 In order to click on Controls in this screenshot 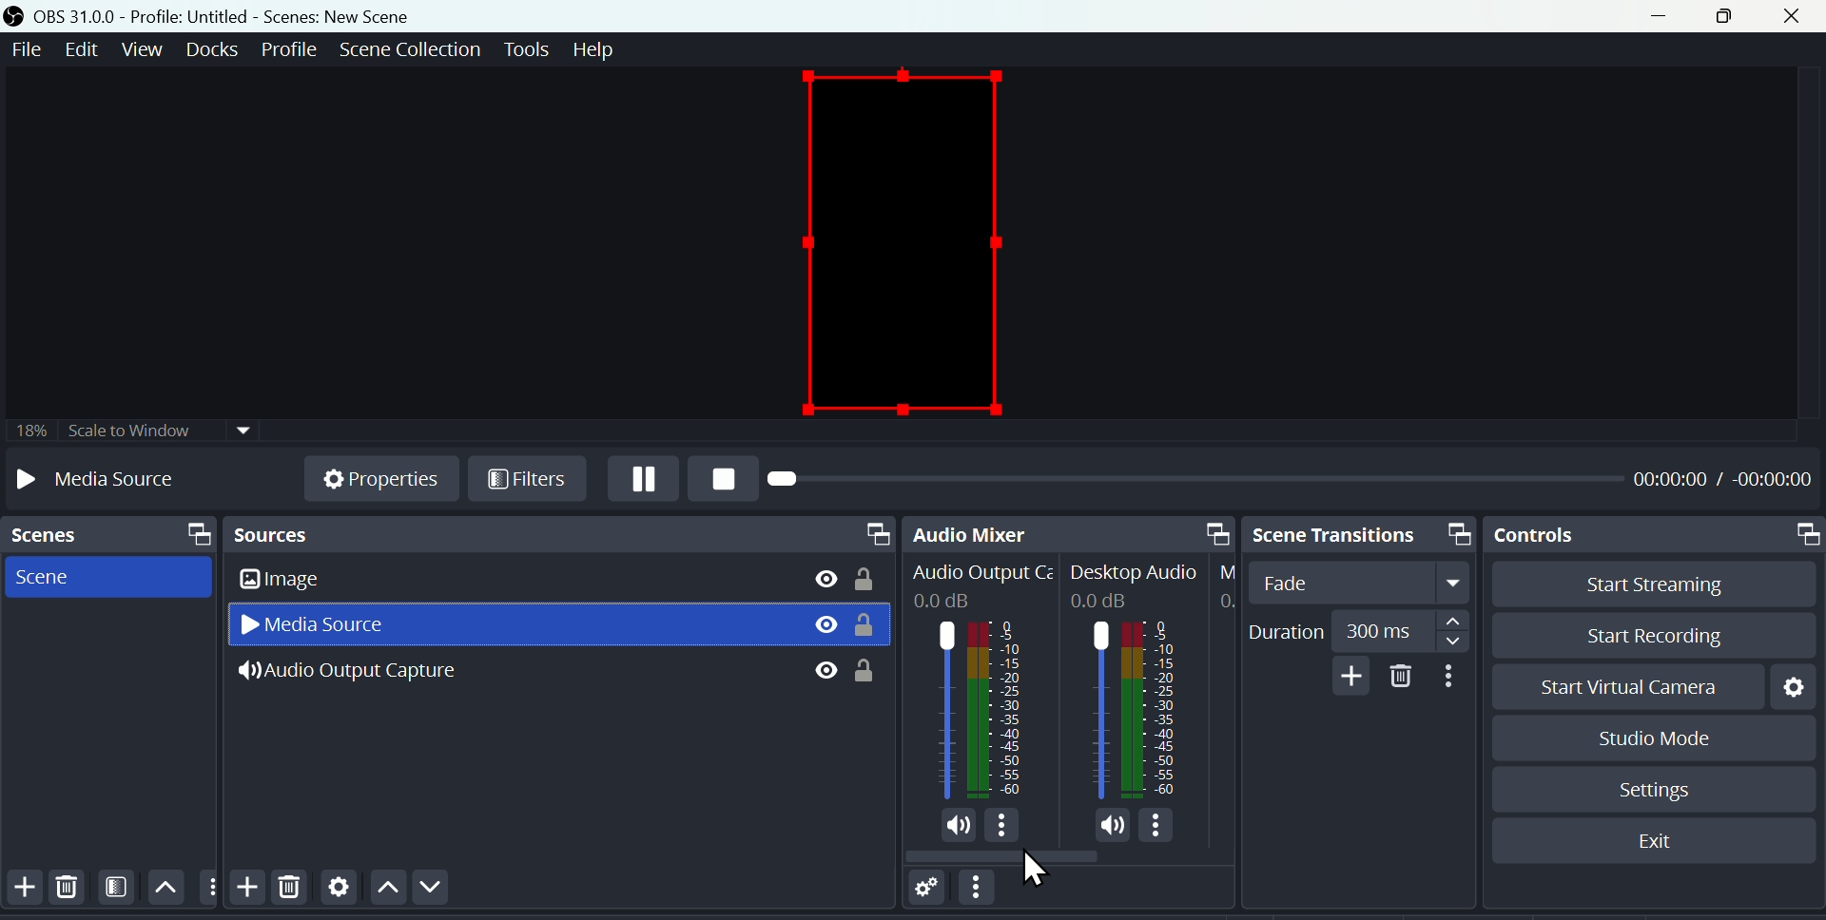, I will do `click(1658, 535)`.